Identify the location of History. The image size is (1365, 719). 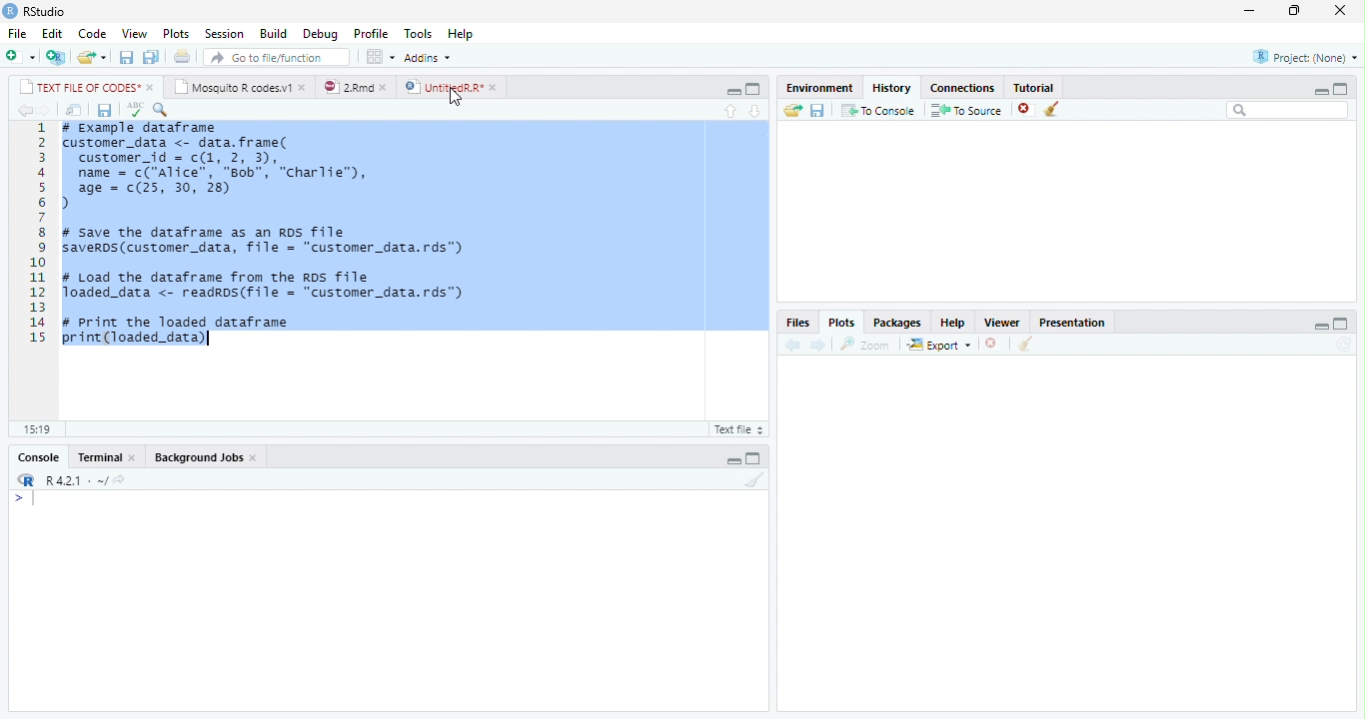
(891, 87).